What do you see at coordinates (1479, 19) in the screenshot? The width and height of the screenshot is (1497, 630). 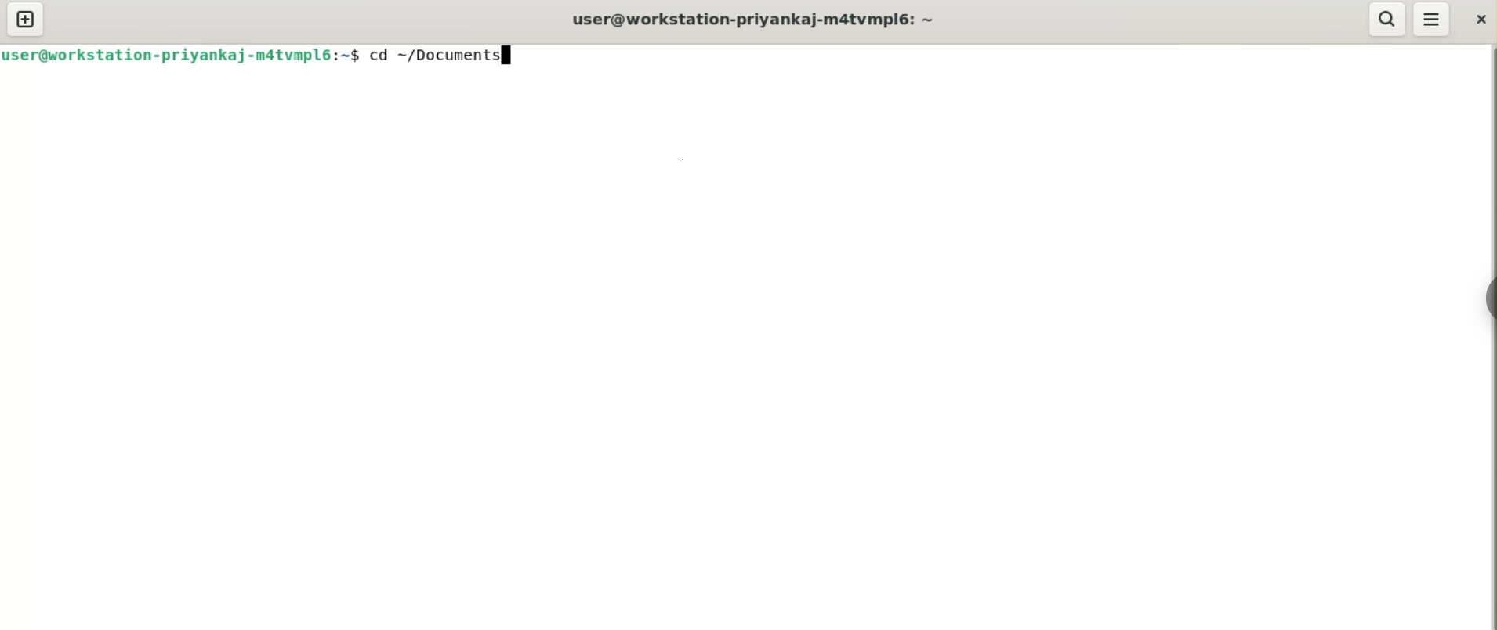 I see `close` at bounding box center [1479, 19].